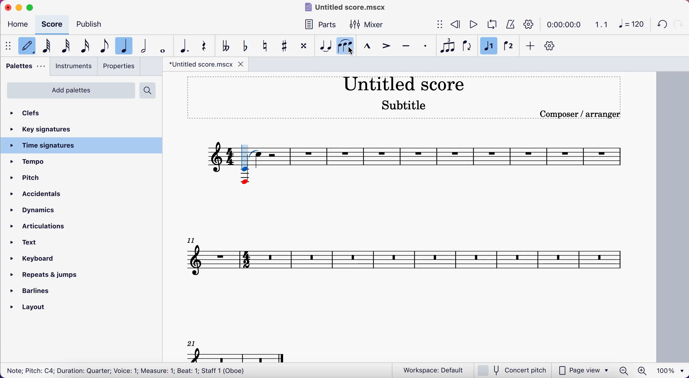 This screenshot has width=689, height=378. Describe the element at coordinates (39, 292) in the screenshot. I see `barlines` at that location.